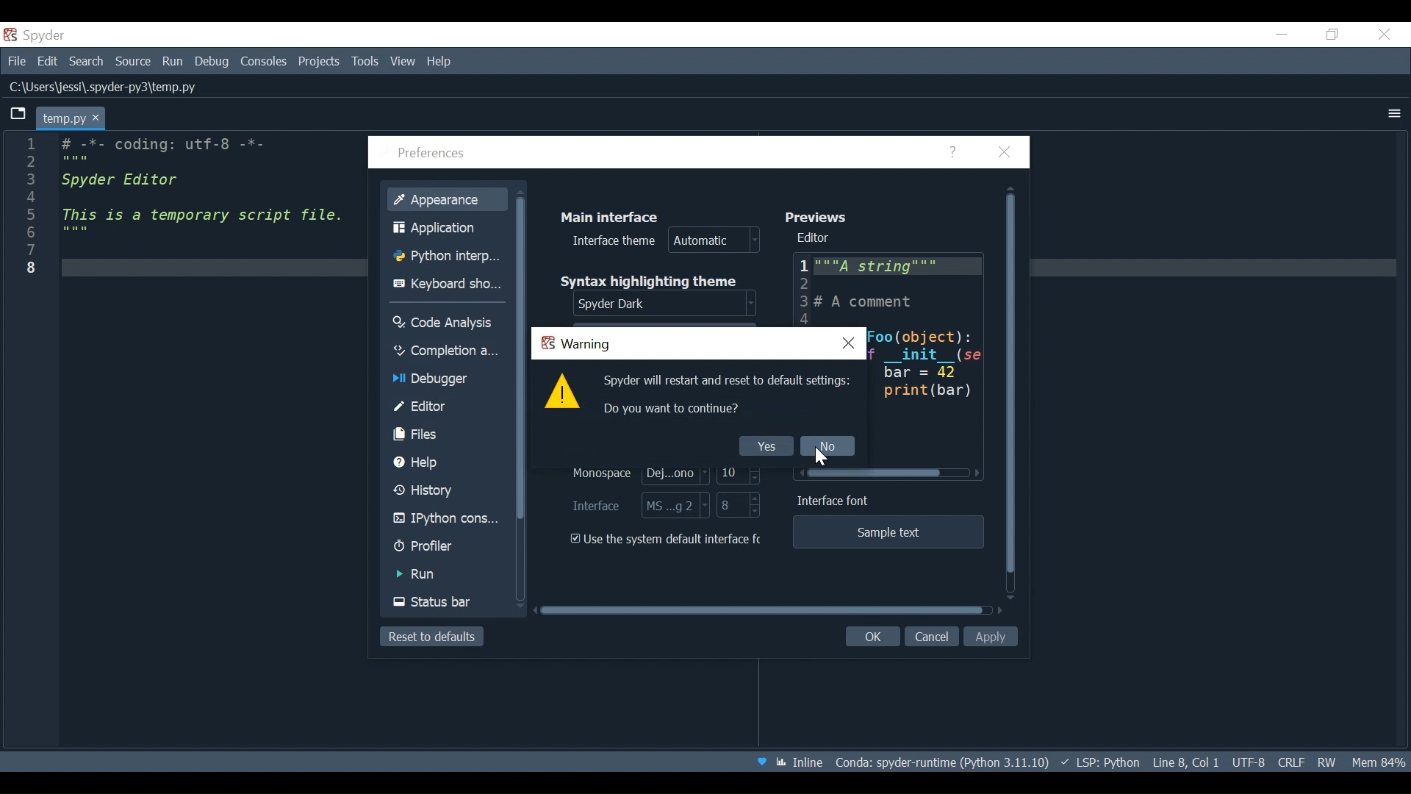 The height and width of the screenshot is (794, 1411). Describe the element at coordinates (445, 380) in the screenshot. I see `Debugger` at that location.